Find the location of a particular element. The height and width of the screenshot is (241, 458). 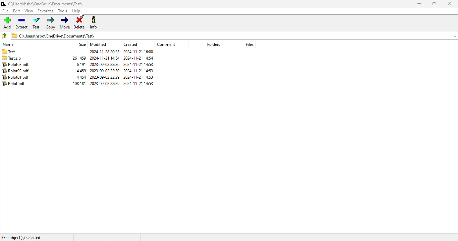

2024-11-21 14:54 is located at coordinates (139, 58).